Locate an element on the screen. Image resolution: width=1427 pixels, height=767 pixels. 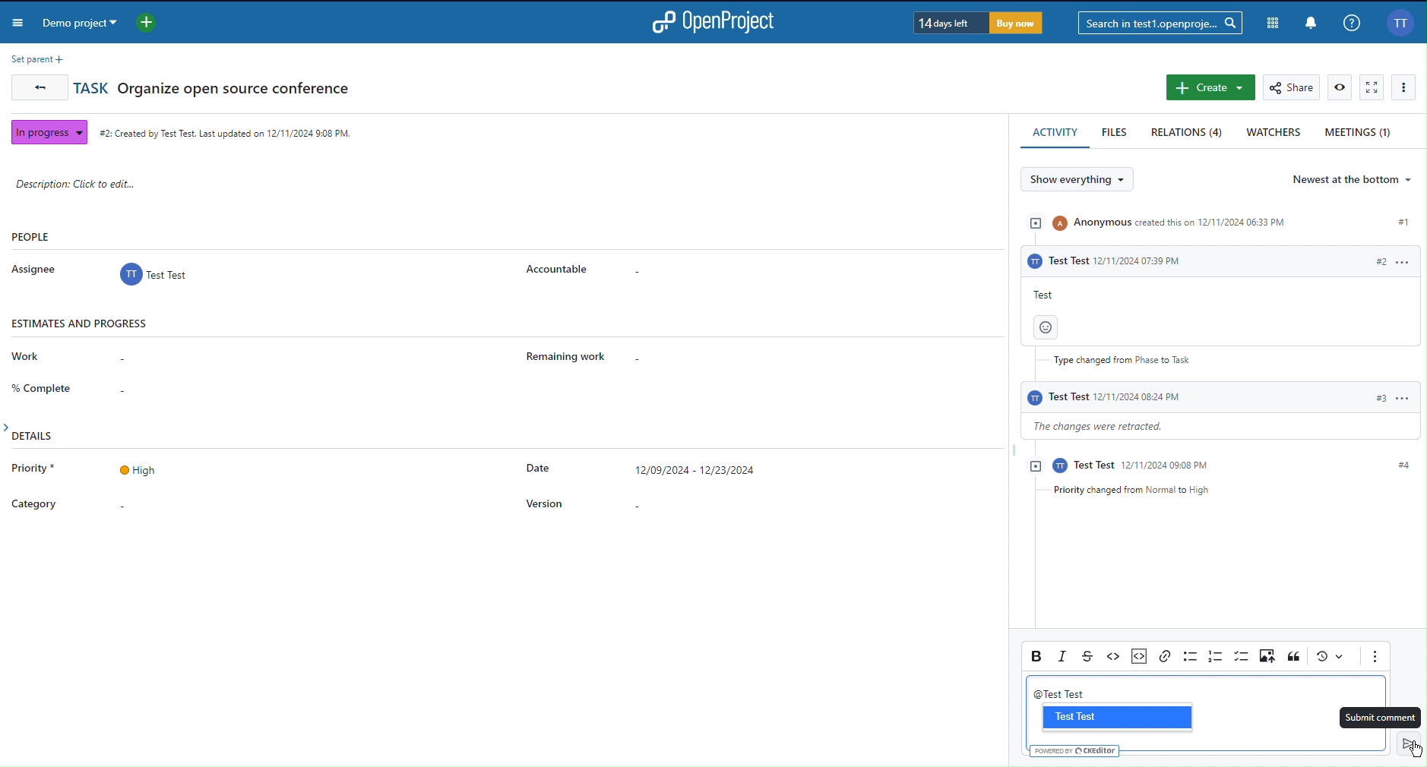
Menu is located at coordinates (20, 24).